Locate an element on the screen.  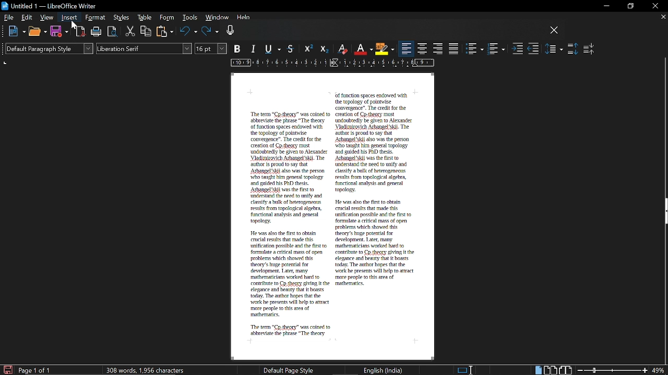
VOice input is located at coordinates (386, 32).